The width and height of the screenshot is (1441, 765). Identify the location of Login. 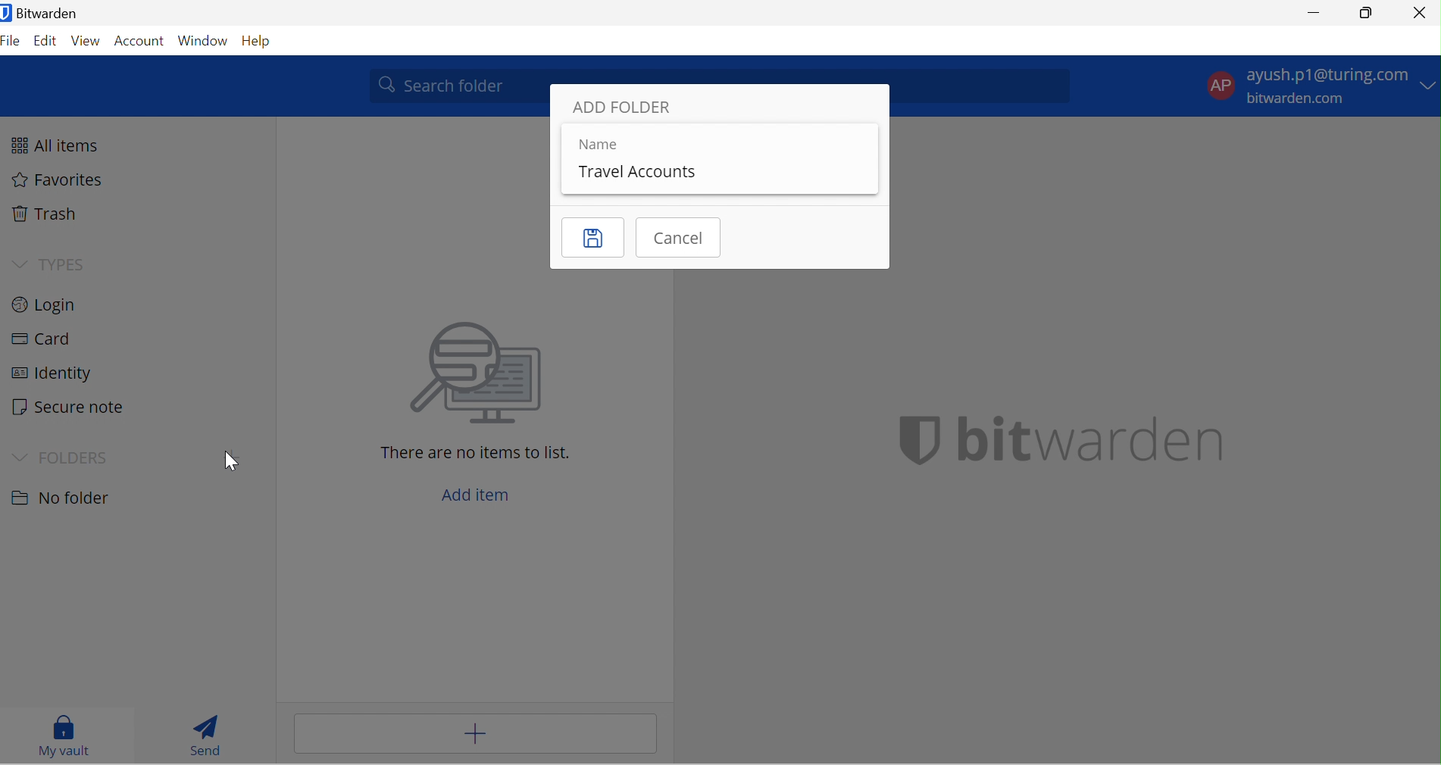
(52, 306).